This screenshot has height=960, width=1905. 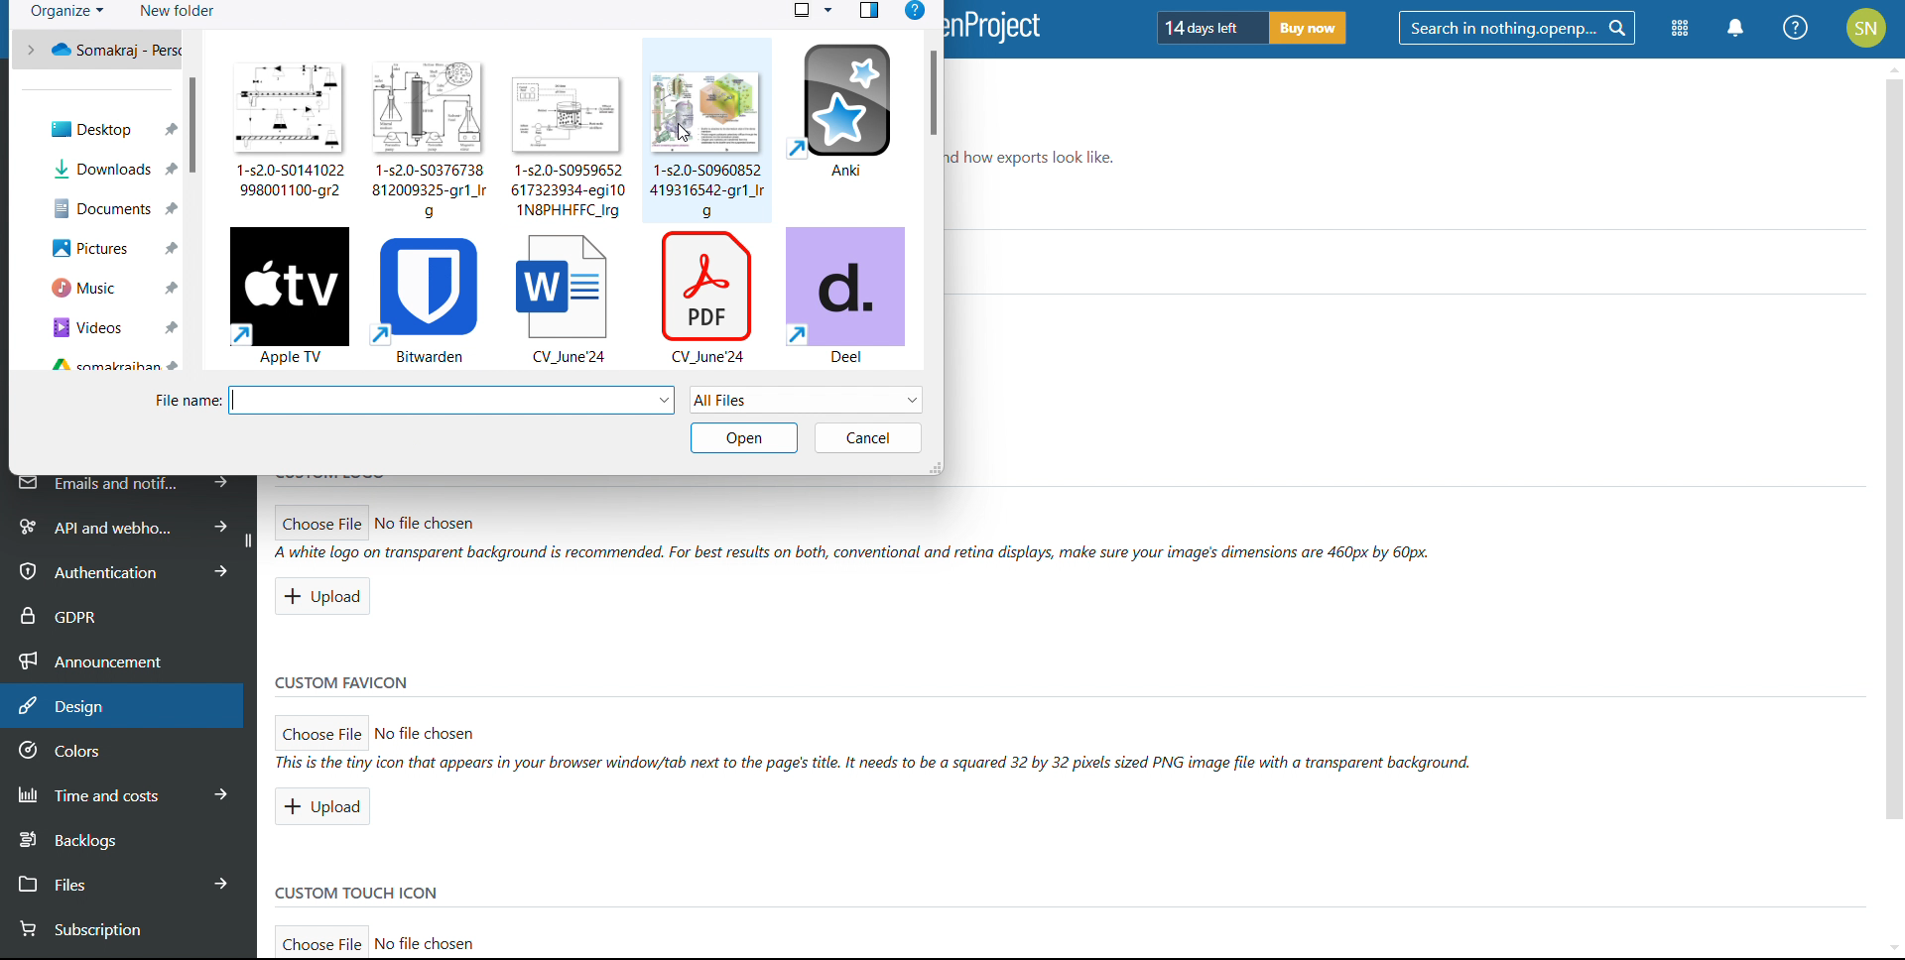 I want to click on file in folder, so click(x=564, y=132).